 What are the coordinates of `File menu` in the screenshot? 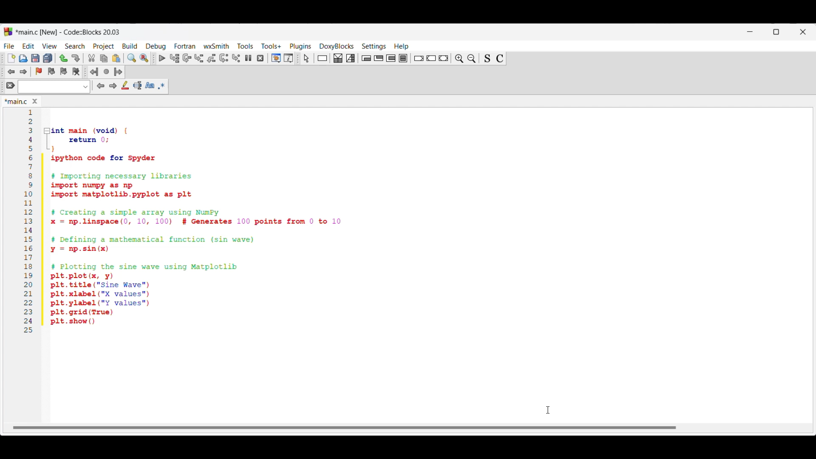 It's located at (9, 46).